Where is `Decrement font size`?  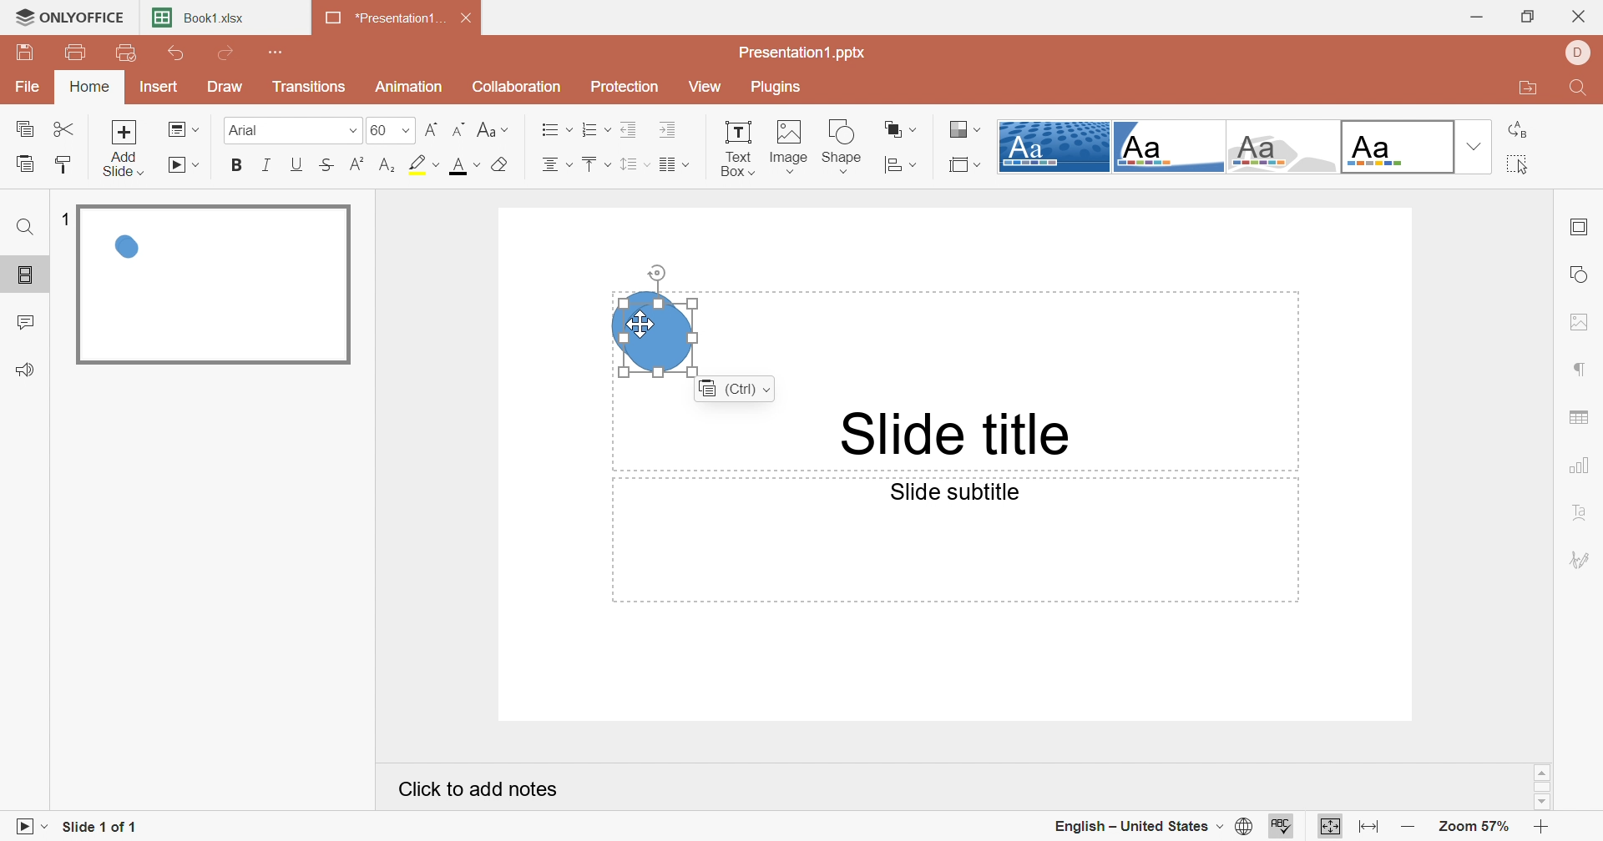
Decrement font size is located at coordinates (462, 128).